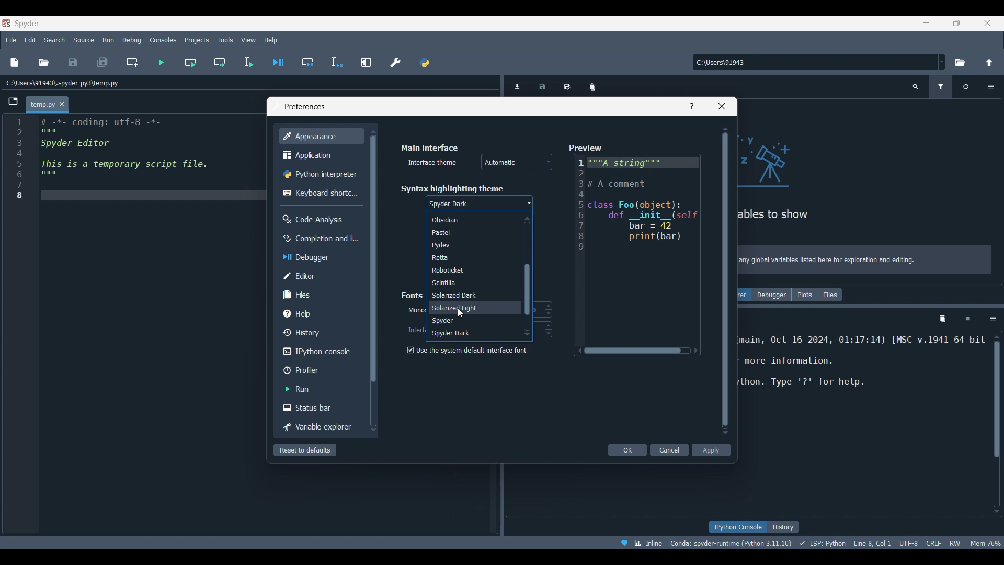 The height and width of the screenshot is (565, 1004). What do you see at coordinates (987, 543) in the screenshot?
I see `memory usage` at bounding box center [987, 543].